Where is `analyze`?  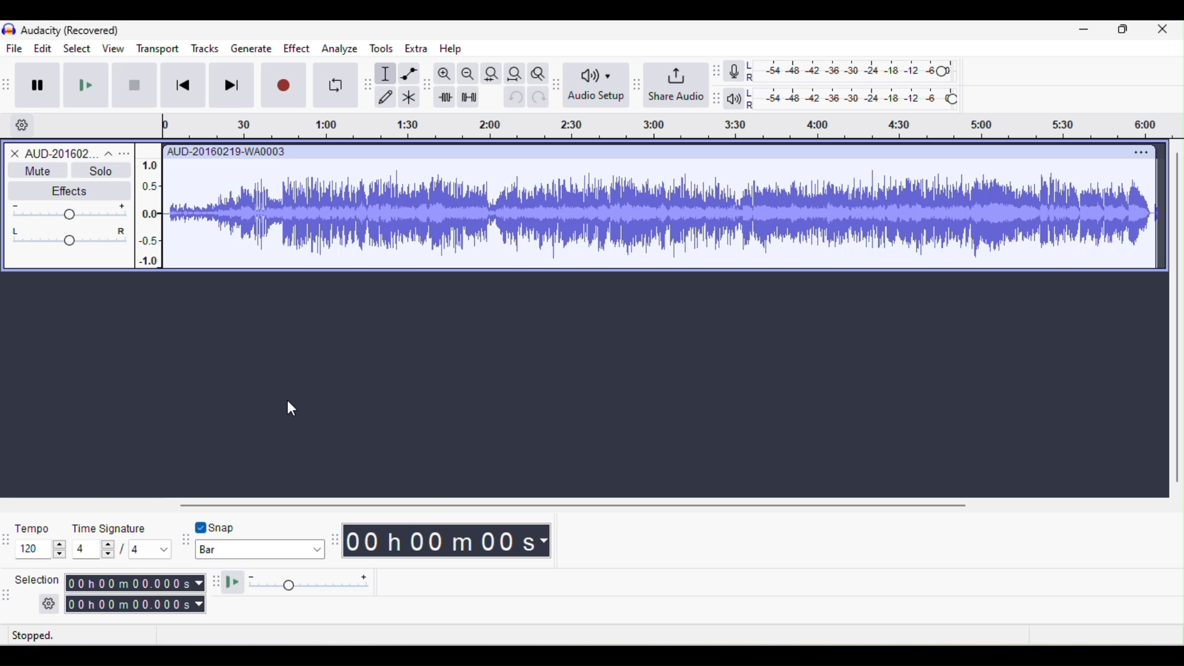 analyze is located at coordinates (339, 51).